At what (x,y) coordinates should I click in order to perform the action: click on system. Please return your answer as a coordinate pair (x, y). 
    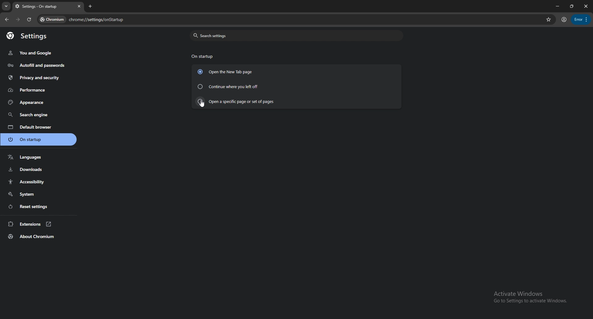
    Looking at the image, I should click on (39, 194).